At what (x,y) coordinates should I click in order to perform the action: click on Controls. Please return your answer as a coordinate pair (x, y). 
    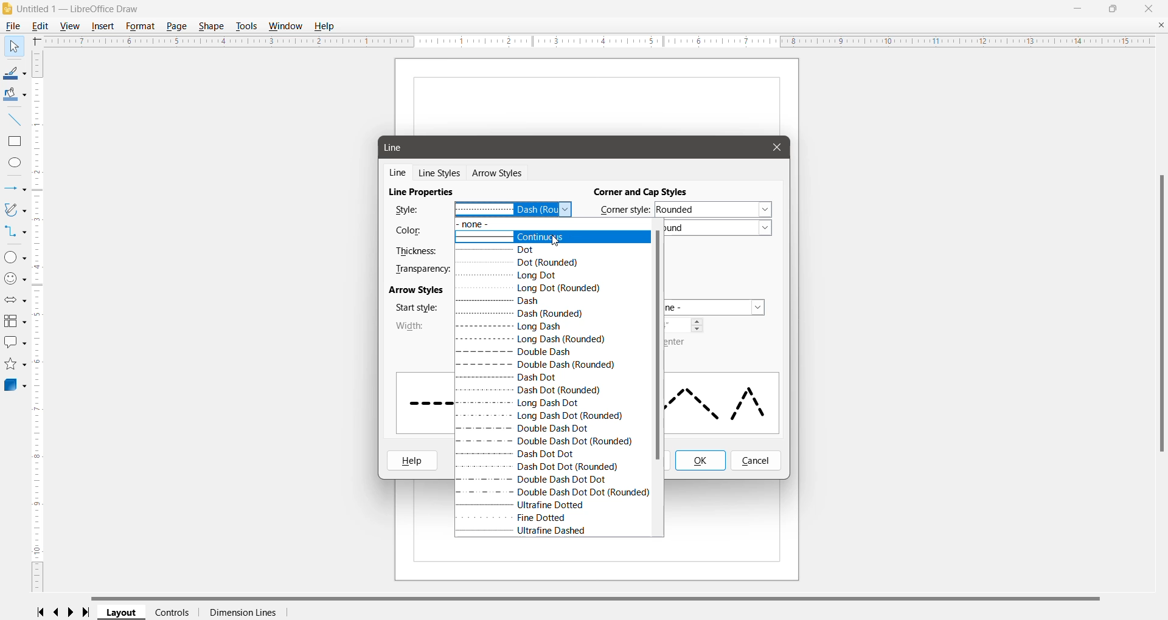
    Looking at the image, I should click on (173, 613).